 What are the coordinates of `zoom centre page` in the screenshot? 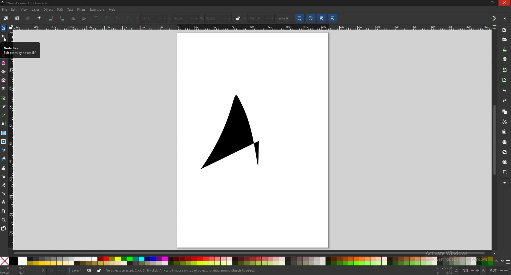 It's located at (505, 172).